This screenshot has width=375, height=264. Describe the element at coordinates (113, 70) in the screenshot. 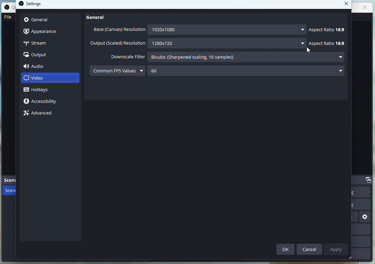

I see `Common FPS values` at that location.